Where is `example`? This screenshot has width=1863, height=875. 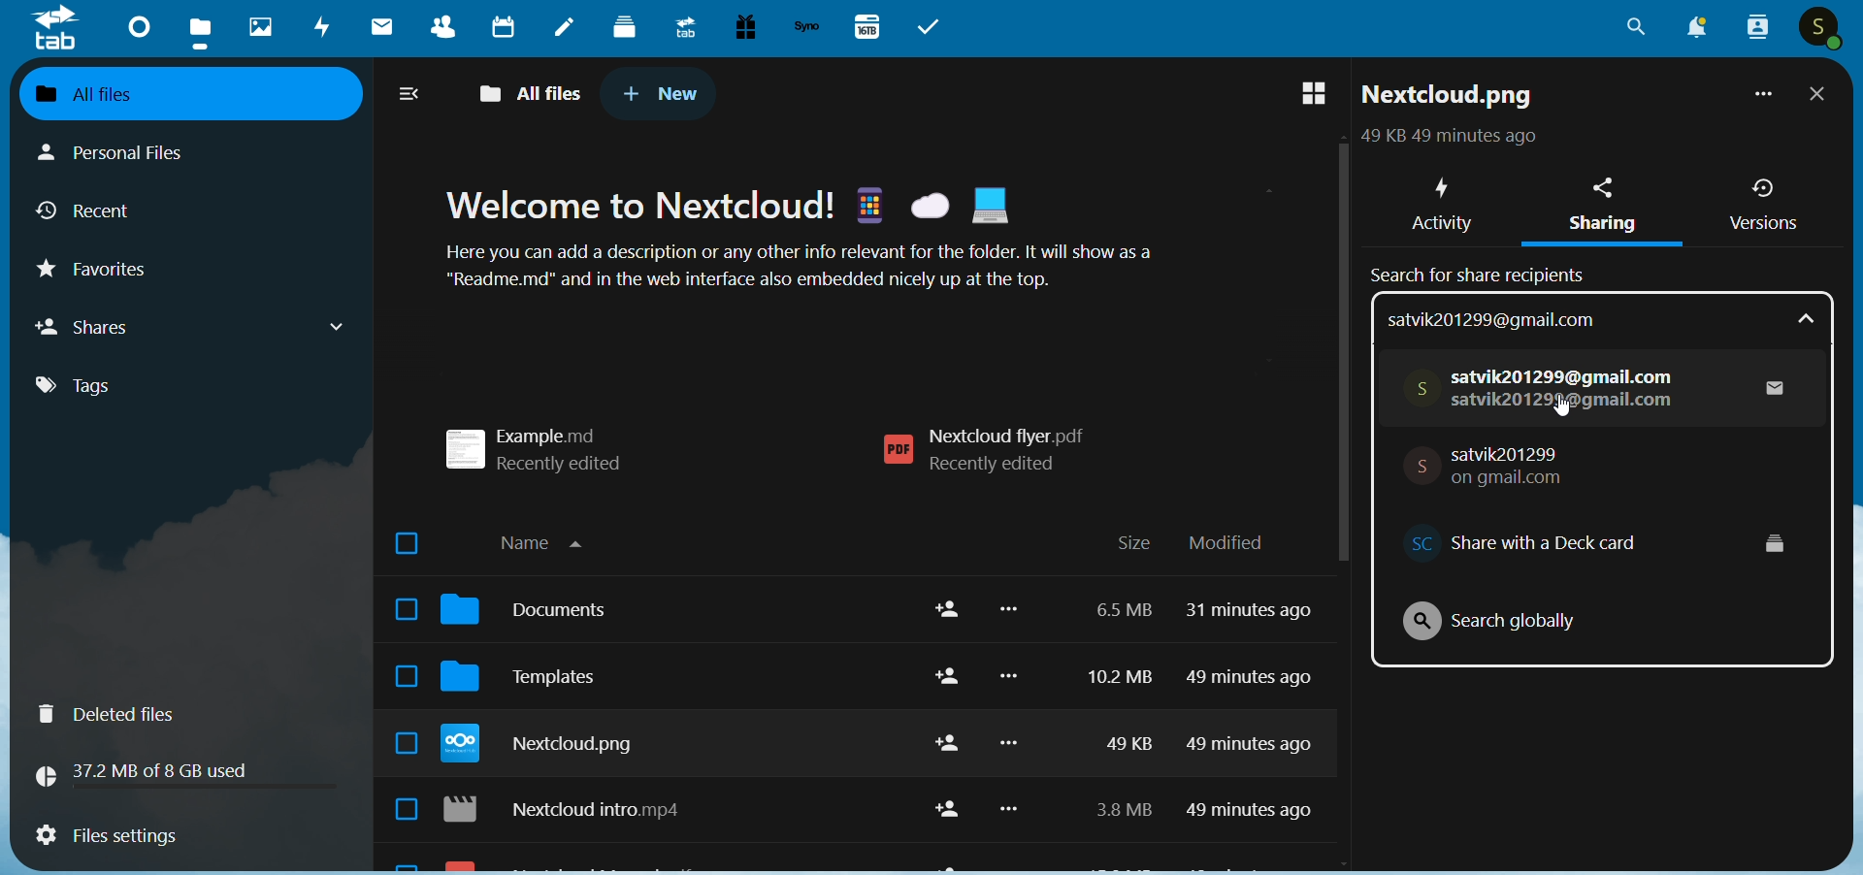
example is located at coordinates (547, 442).